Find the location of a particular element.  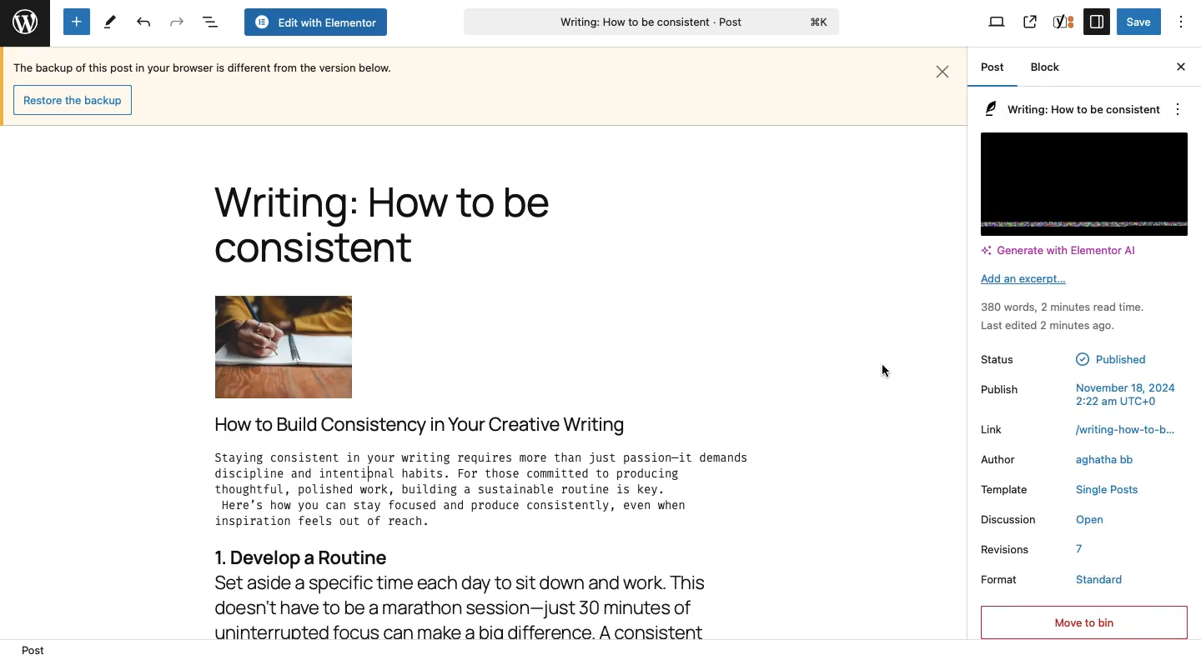

Tools is located at coordinates (108, 22).